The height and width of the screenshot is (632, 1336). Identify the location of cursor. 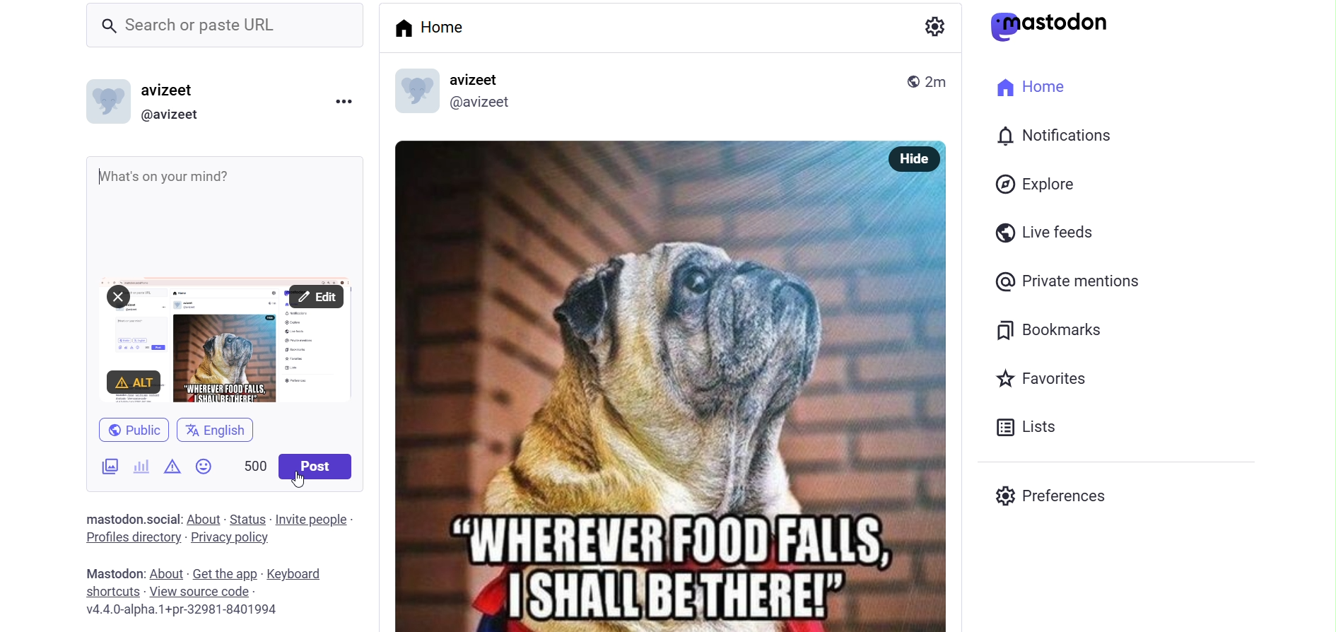
(303, 486).